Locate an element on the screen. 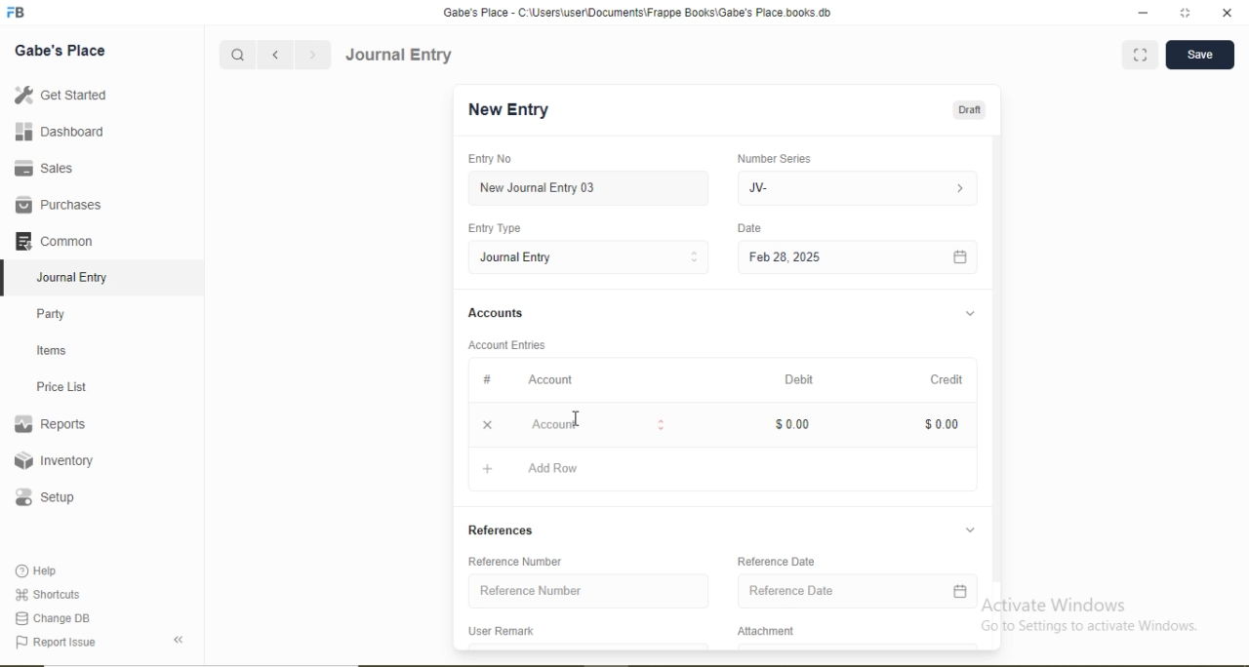  Shortcuts is located at coordinates (46, 594).